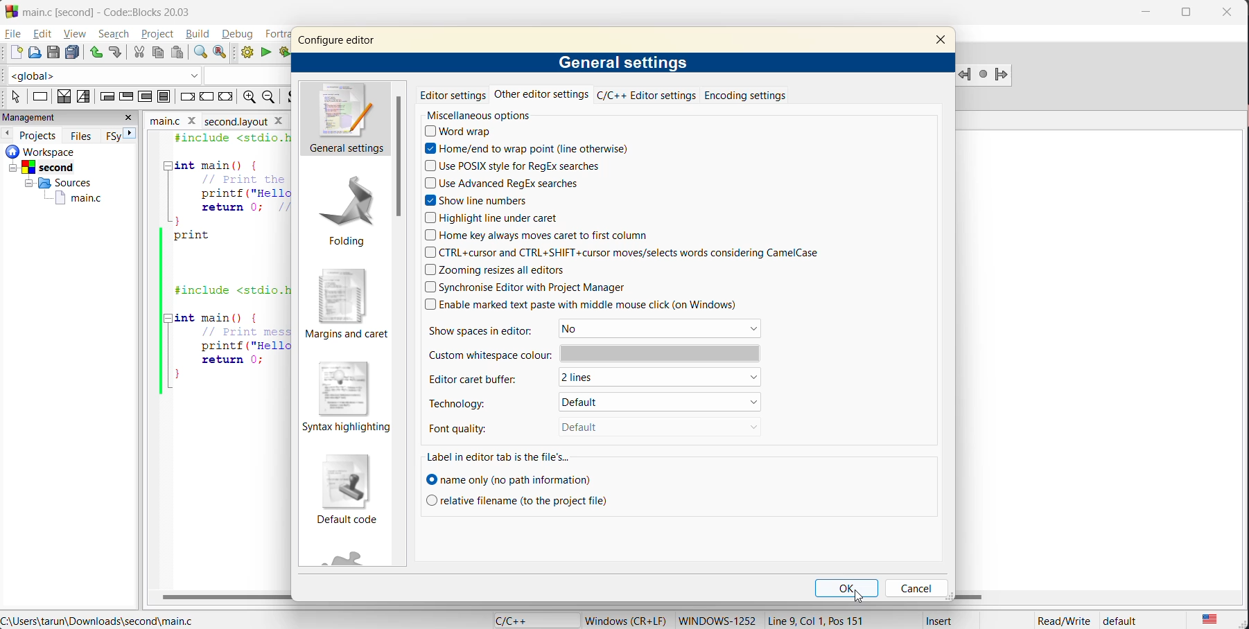 The height and width of the screenshot is (629, 1249). Describe the element at coordinates (159, 53) in the screenshot. I see `copy` at that location.